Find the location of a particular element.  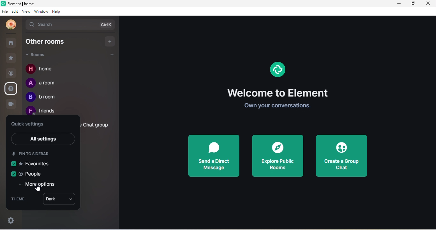

all rooms is located at coordinates (11, 43).